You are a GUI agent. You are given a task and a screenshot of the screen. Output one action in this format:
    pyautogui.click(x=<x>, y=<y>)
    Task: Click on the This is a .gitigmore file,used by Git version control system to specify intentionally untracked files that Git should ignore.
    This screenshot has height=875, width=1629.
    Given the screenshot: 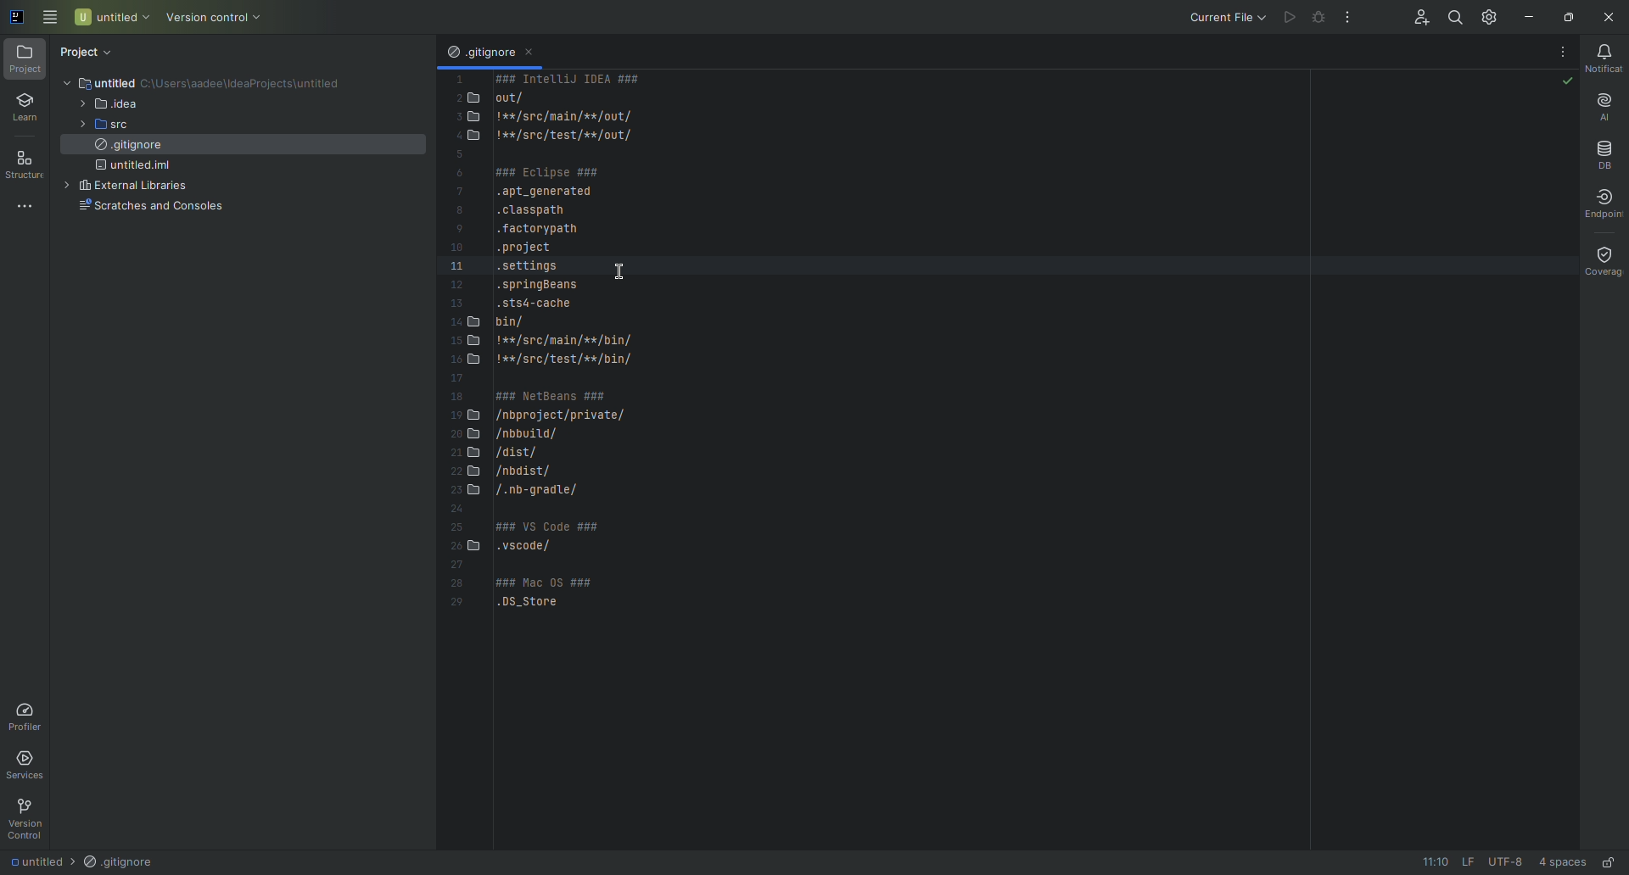 What is the action you would take?
    pyautogui.click(x=546, y=355)
    